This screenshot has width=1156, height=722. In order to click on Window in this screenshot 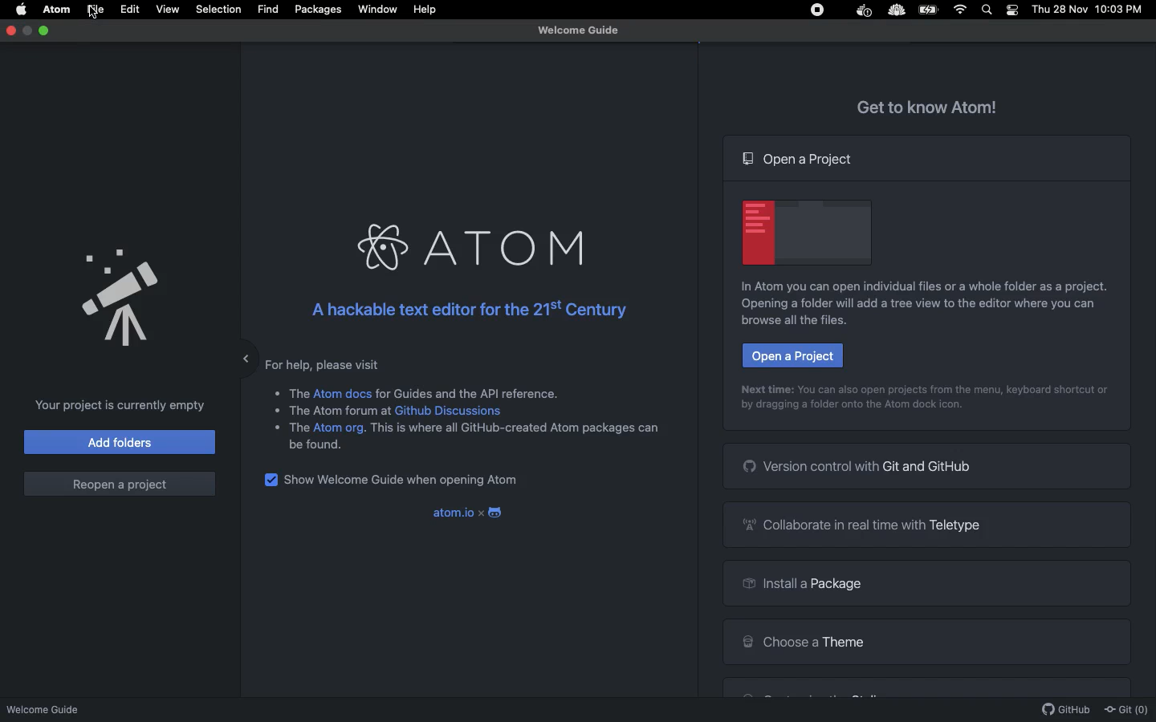, I will do `click(378, 10)`.